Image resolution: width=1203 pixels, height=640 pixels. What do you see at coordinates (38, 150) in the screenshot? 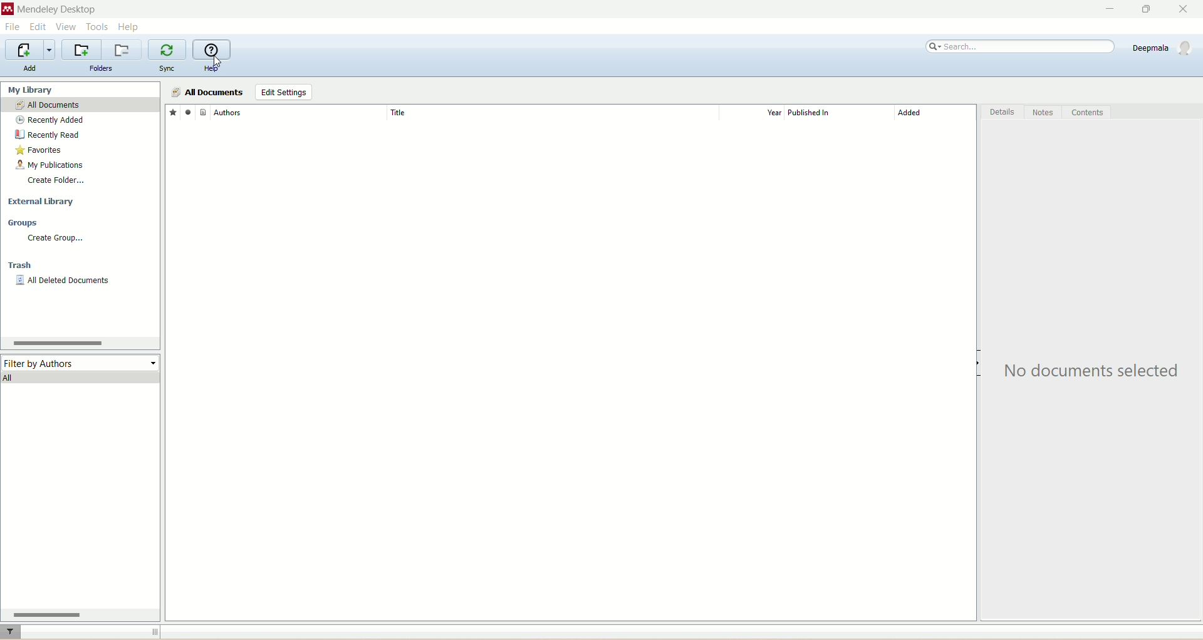
I see `favorites` at bounding box center [38, 150].